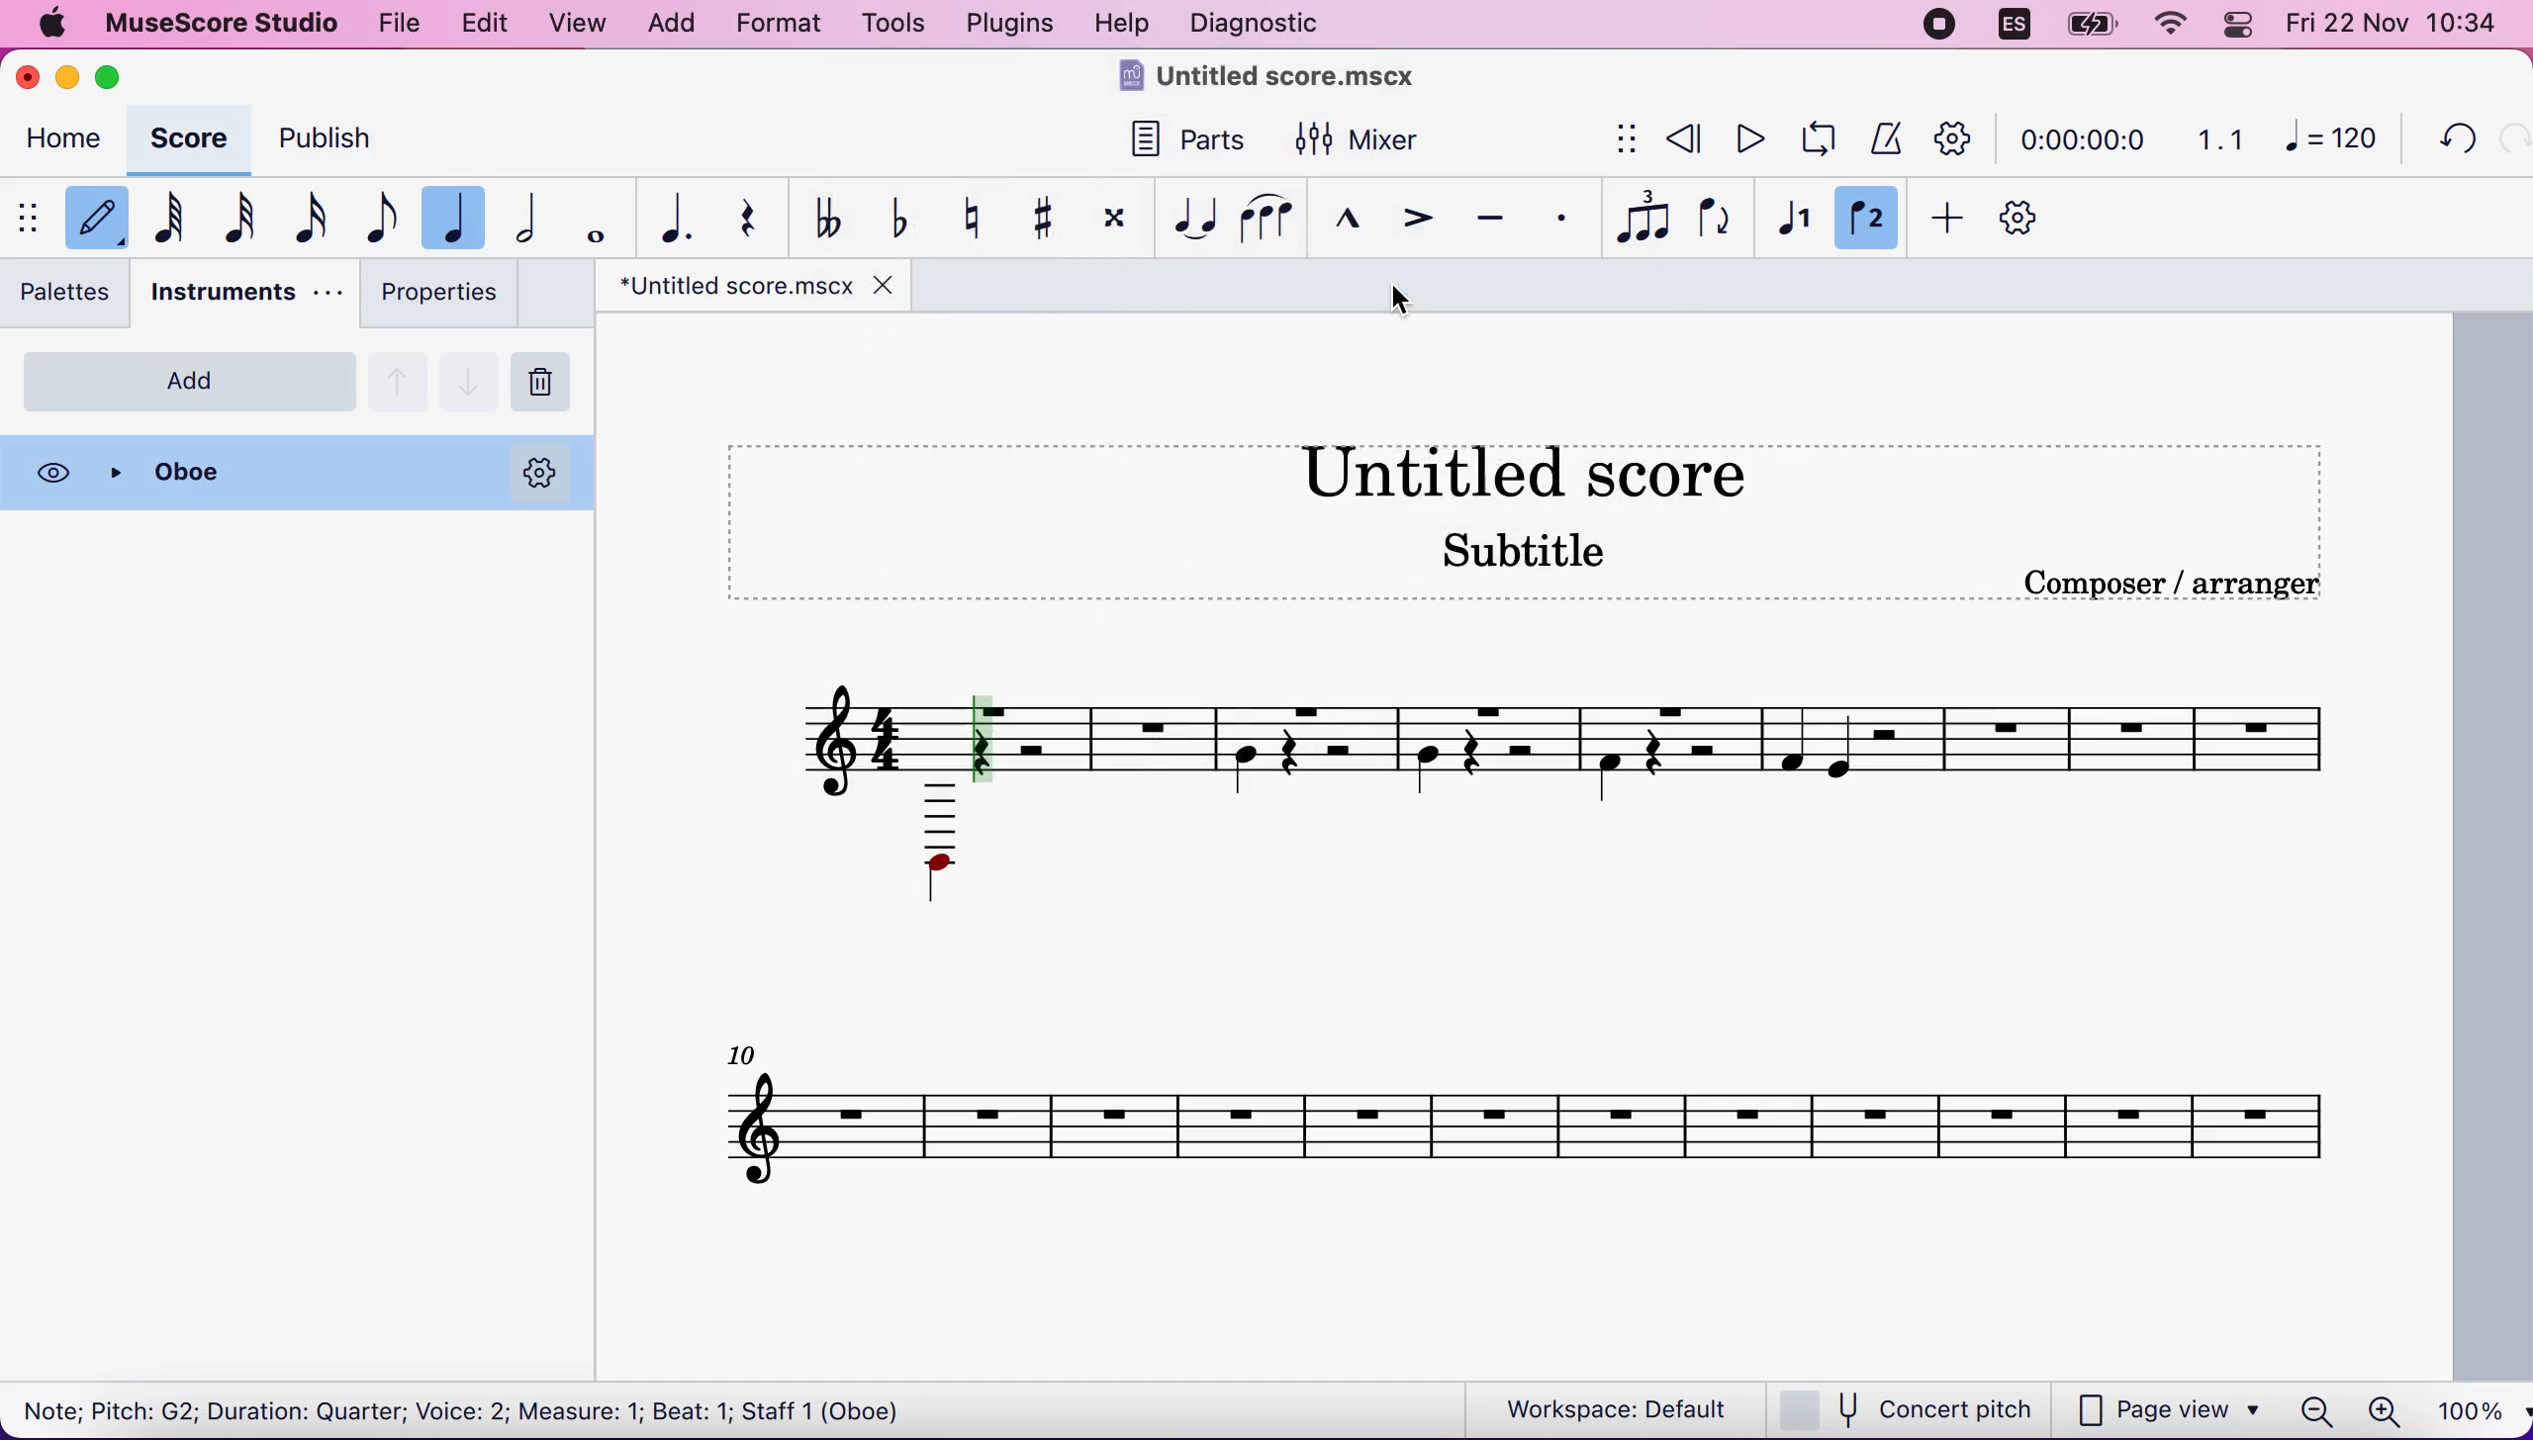 The height and width of the screenshot is (1440, 2533). What do you see at coordinates (1126, 23) in the screenshot?
I see `help` at bounding box center [1126, 23].